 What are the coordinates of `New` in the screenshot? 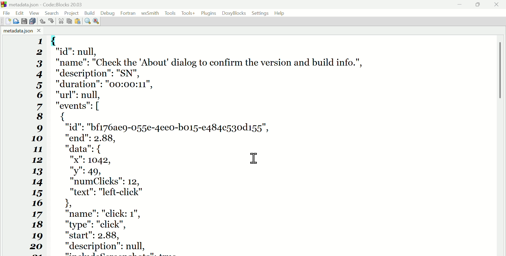 It's located at (6, 22).